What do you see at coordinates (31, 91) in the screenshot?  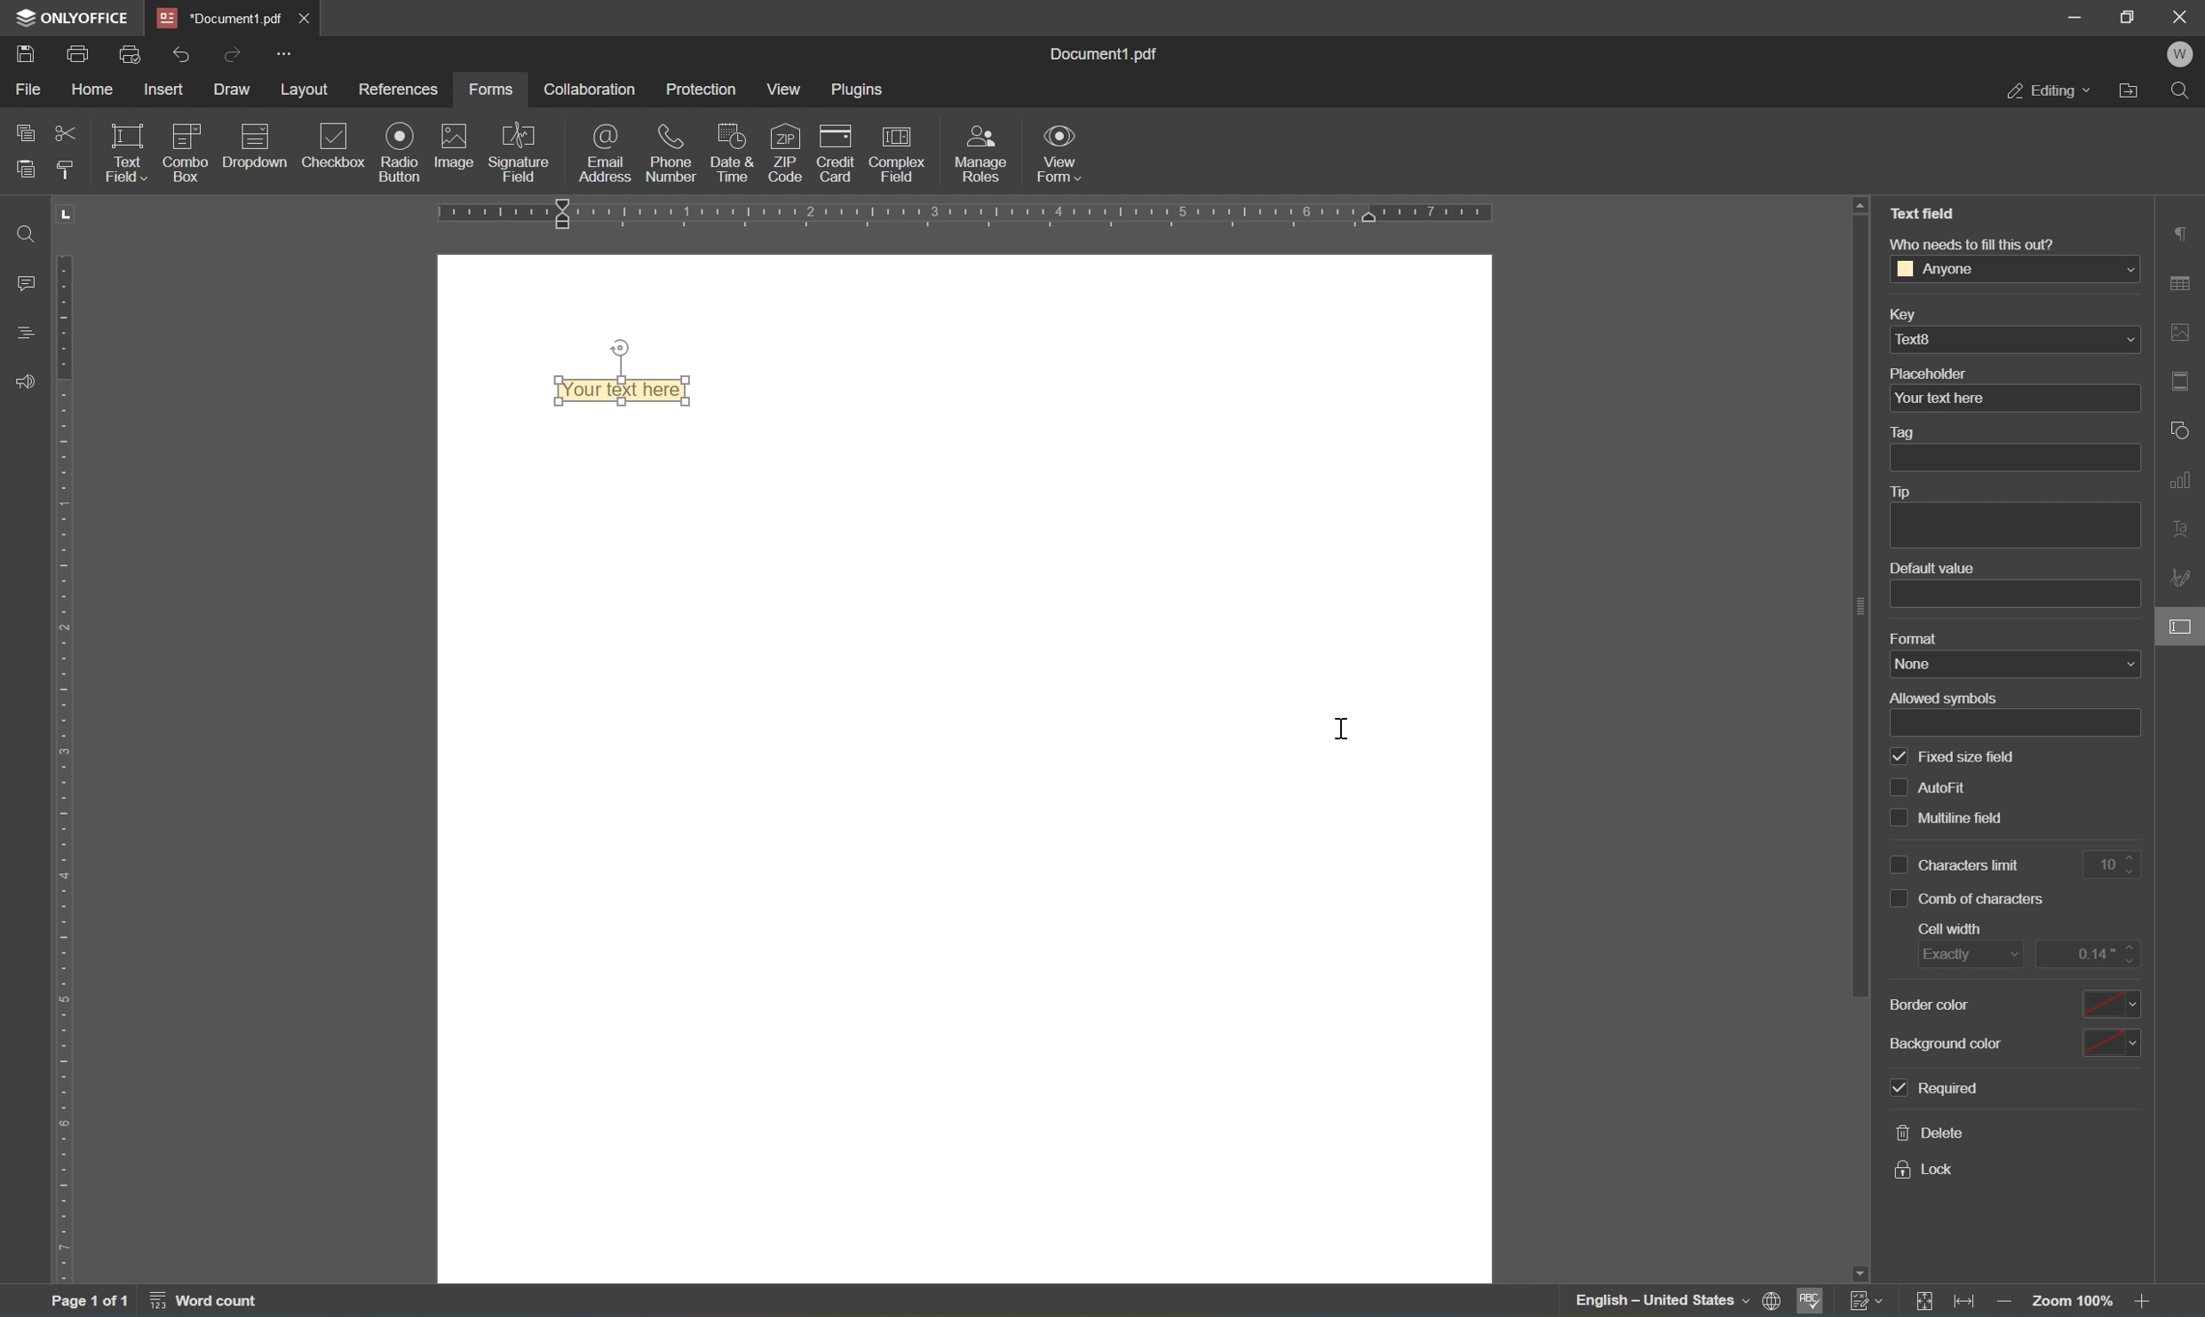 I see `file` at bounding box center [31, 91].